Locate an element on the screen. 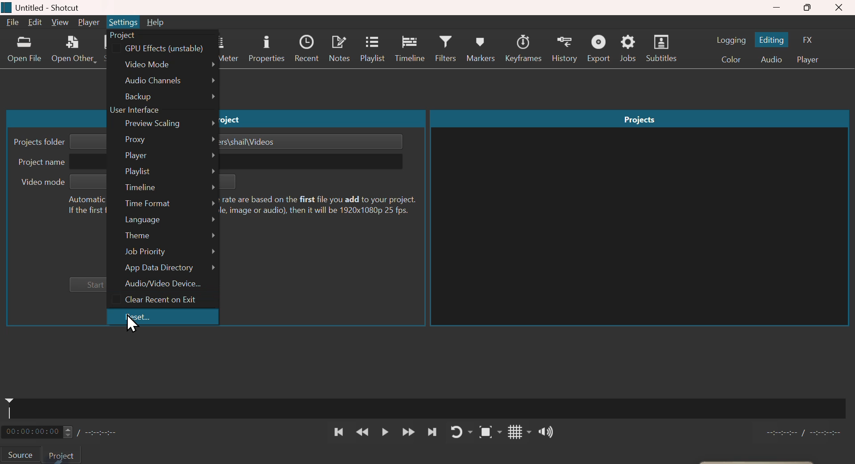  Cursor is located at coordinates (133, 323).